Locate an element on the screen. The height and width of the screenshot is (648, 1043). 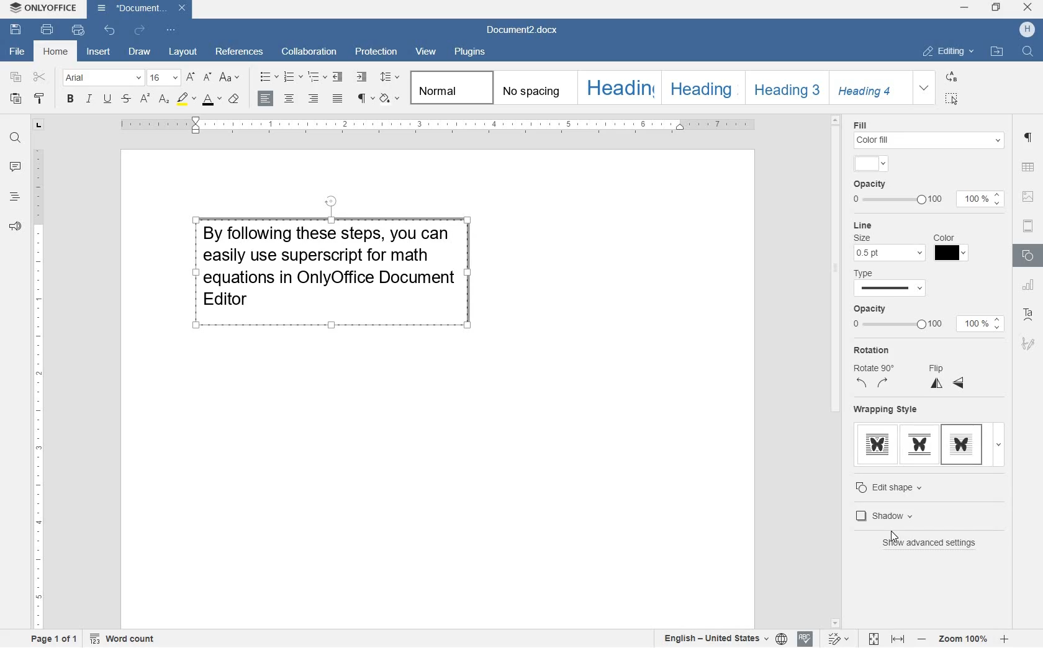
headlines is located at coordinates (15, 199).